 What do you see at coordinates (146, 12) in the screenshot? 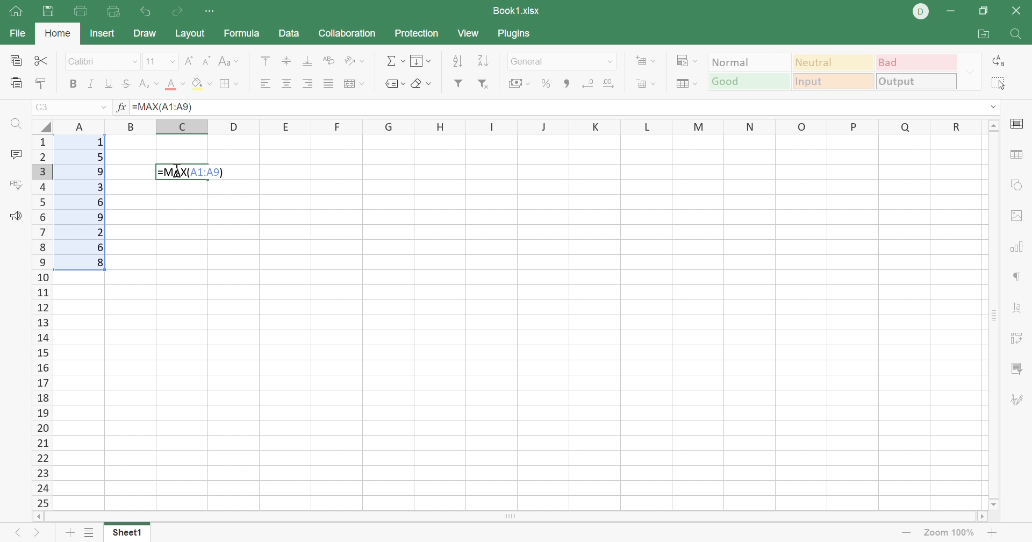
I see `Undo` at bounding box center [146, 12].